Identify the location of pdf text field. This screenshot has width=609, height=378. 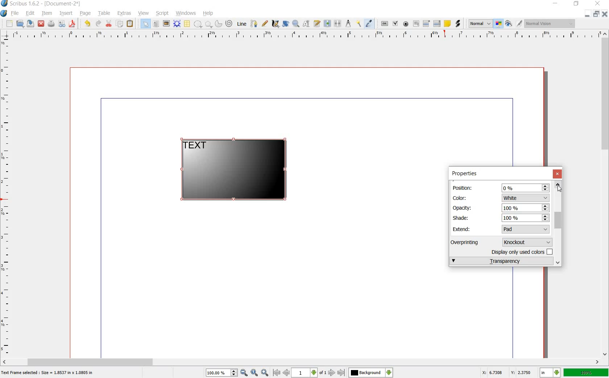
(416, 24).